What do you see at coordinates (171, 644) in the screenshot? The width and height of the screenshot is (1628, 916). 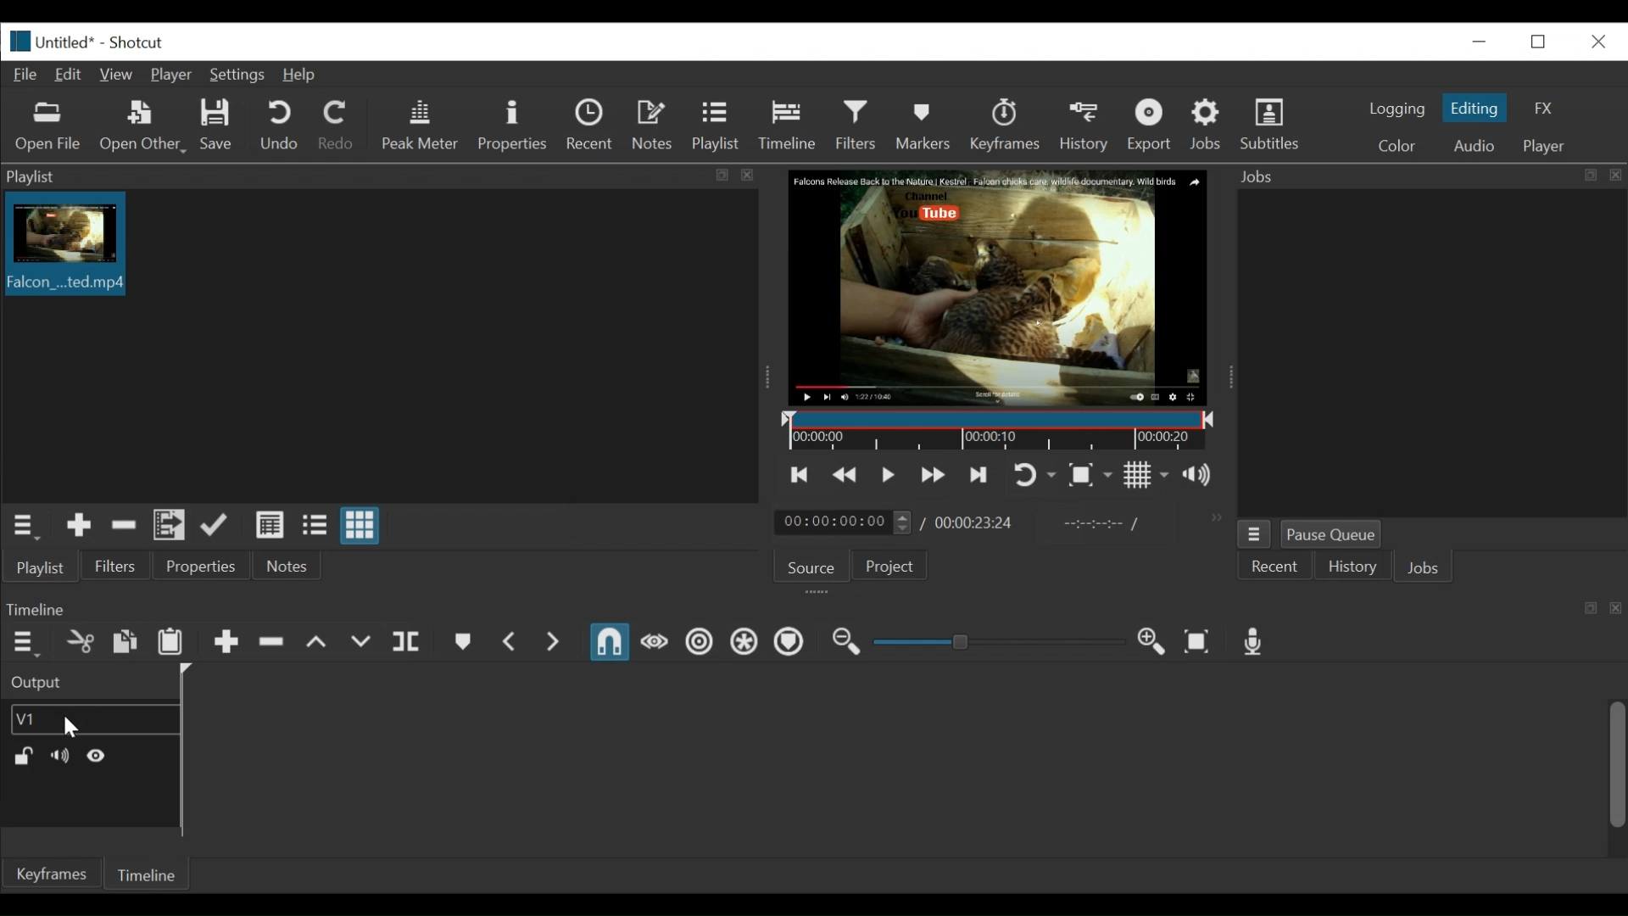 I see `Paste` at bounding box center [171, 644].